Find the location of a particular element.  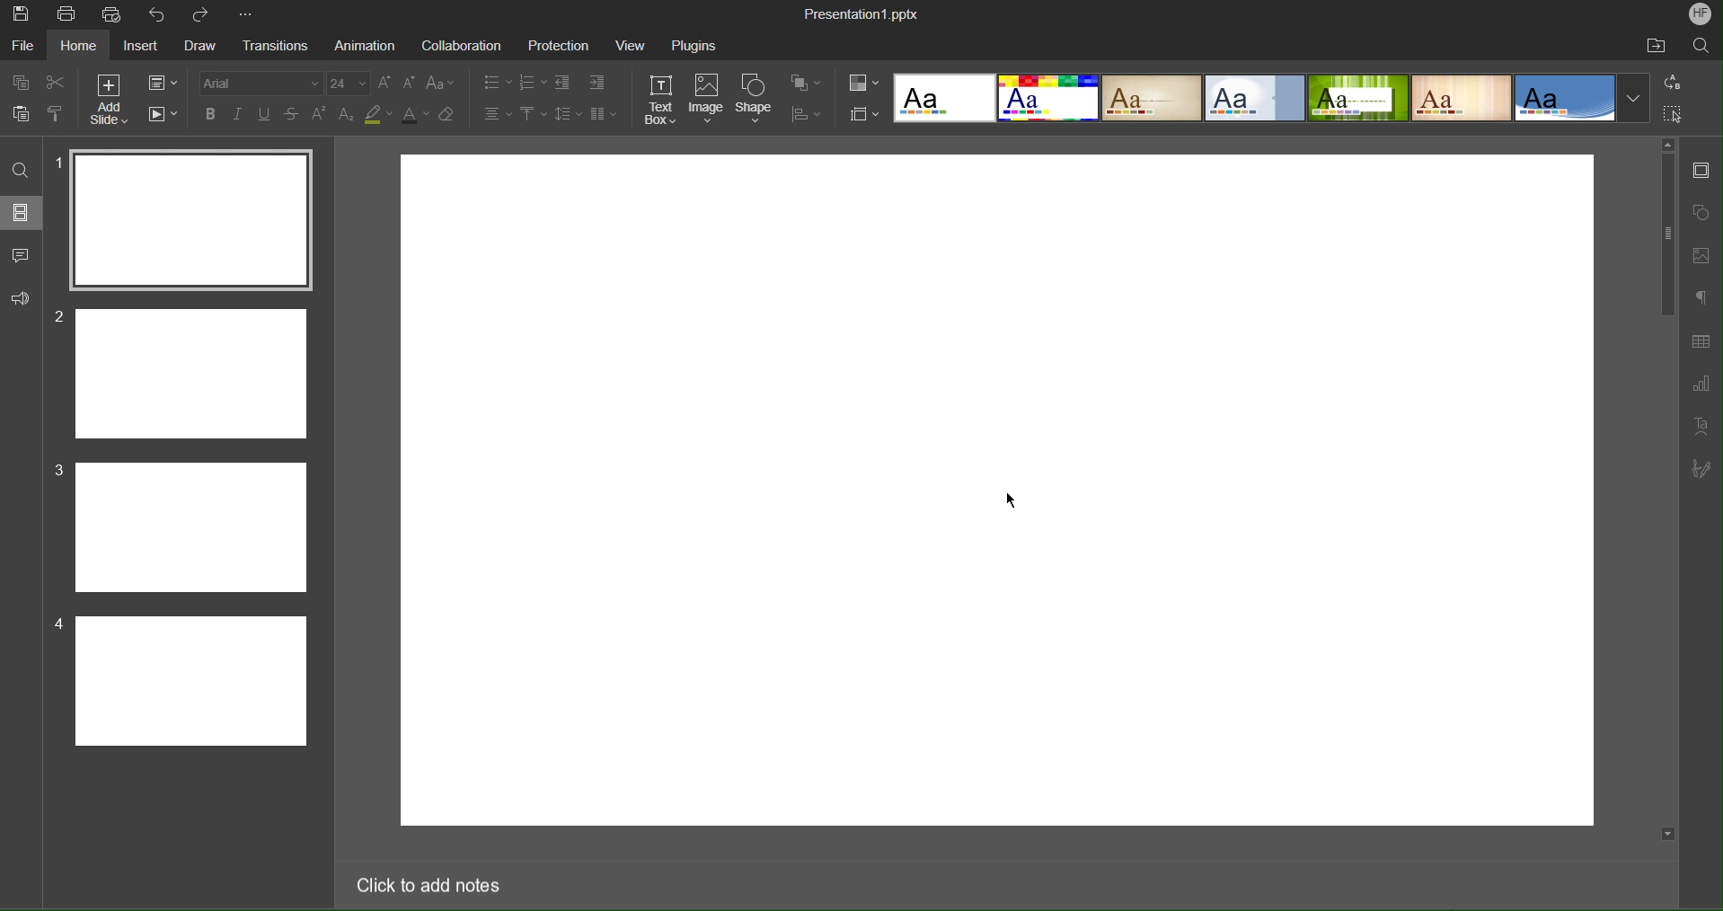

Replace is located at coordinates (1673, 83).